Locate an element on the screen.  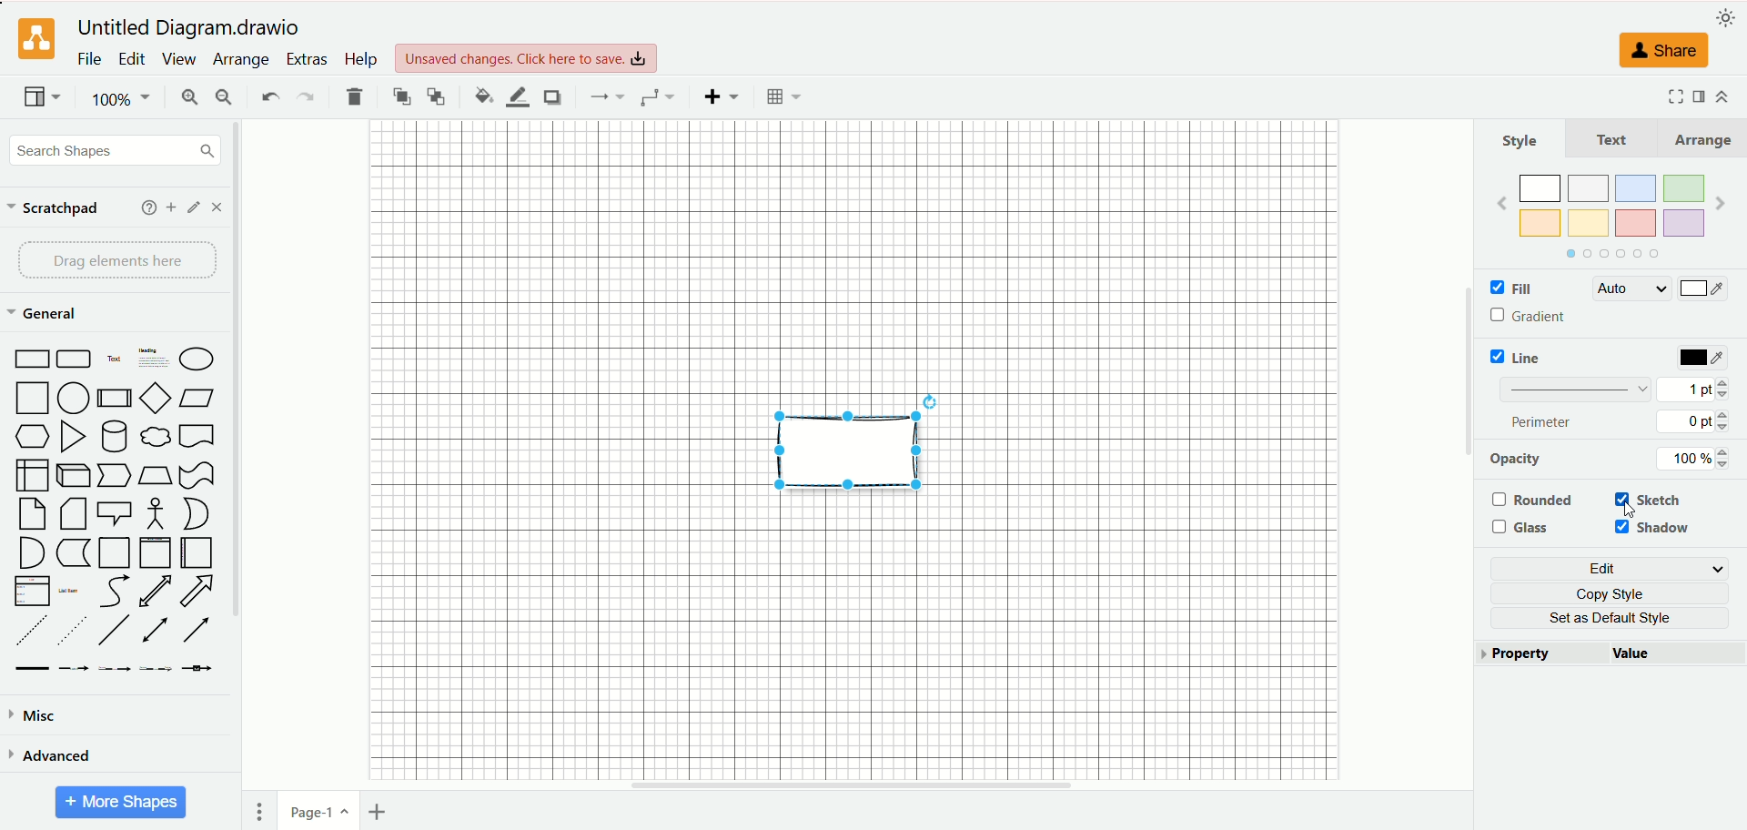
0 pt is located at coordinates (1696, 421).